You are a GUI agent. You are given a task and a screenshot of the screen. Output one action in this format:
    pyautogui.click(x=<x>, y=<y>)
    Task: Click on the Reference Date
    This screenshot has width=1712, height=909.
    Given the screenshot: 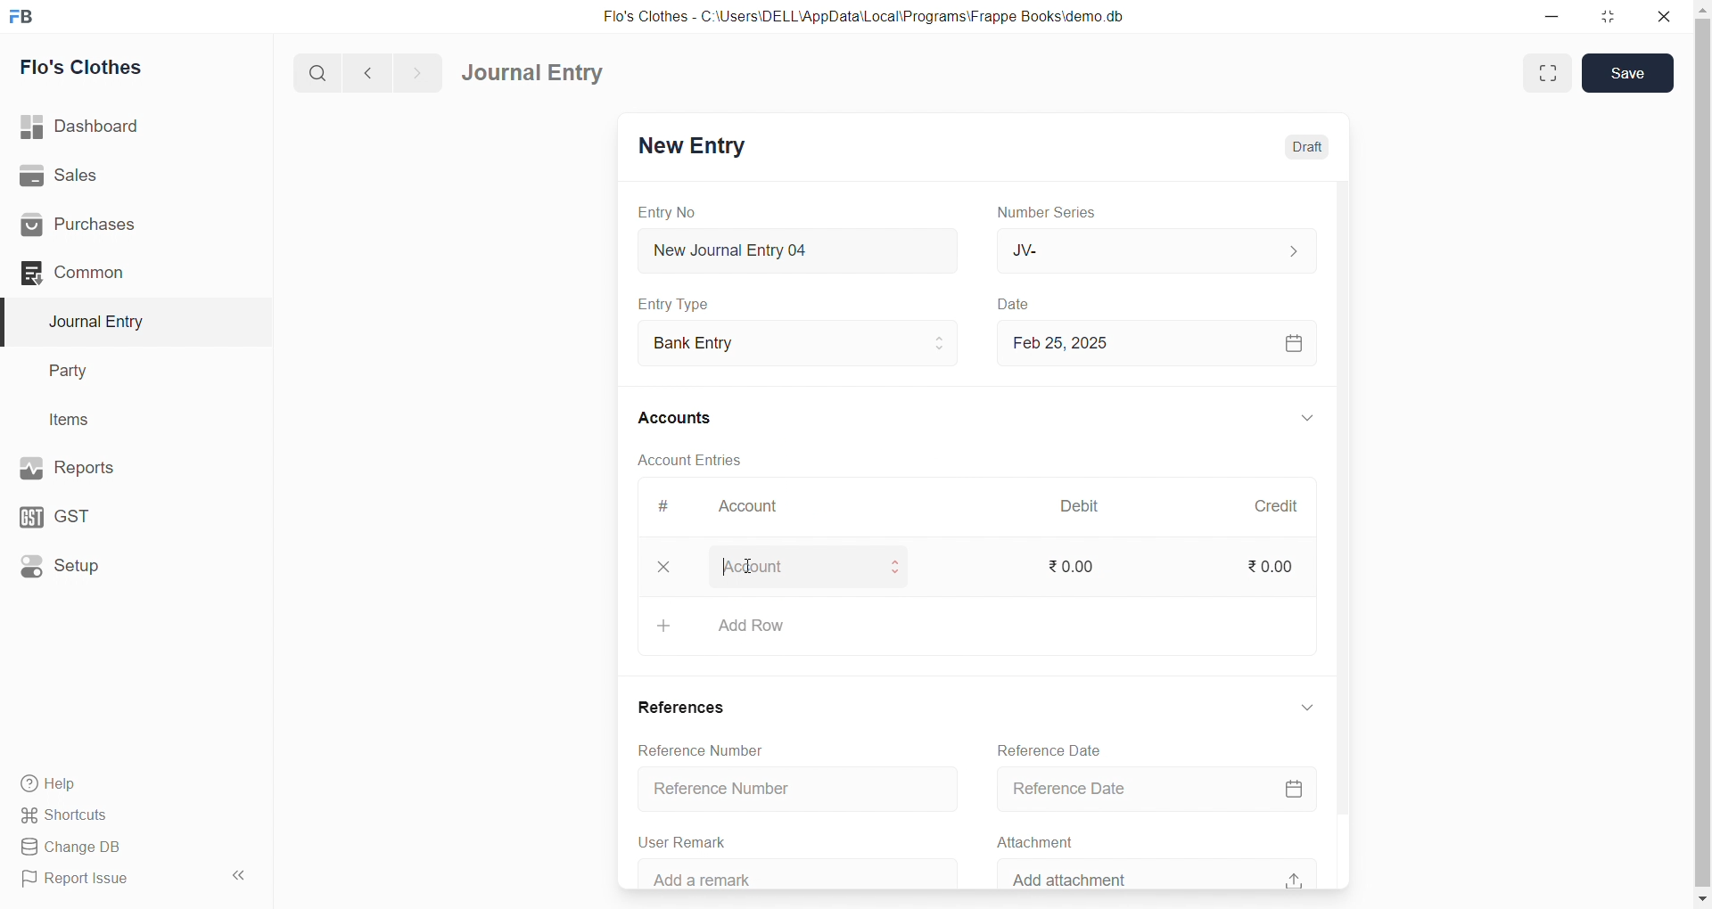 What is the action you would take?
    pyautogui.click(x=1054, y=749)
    